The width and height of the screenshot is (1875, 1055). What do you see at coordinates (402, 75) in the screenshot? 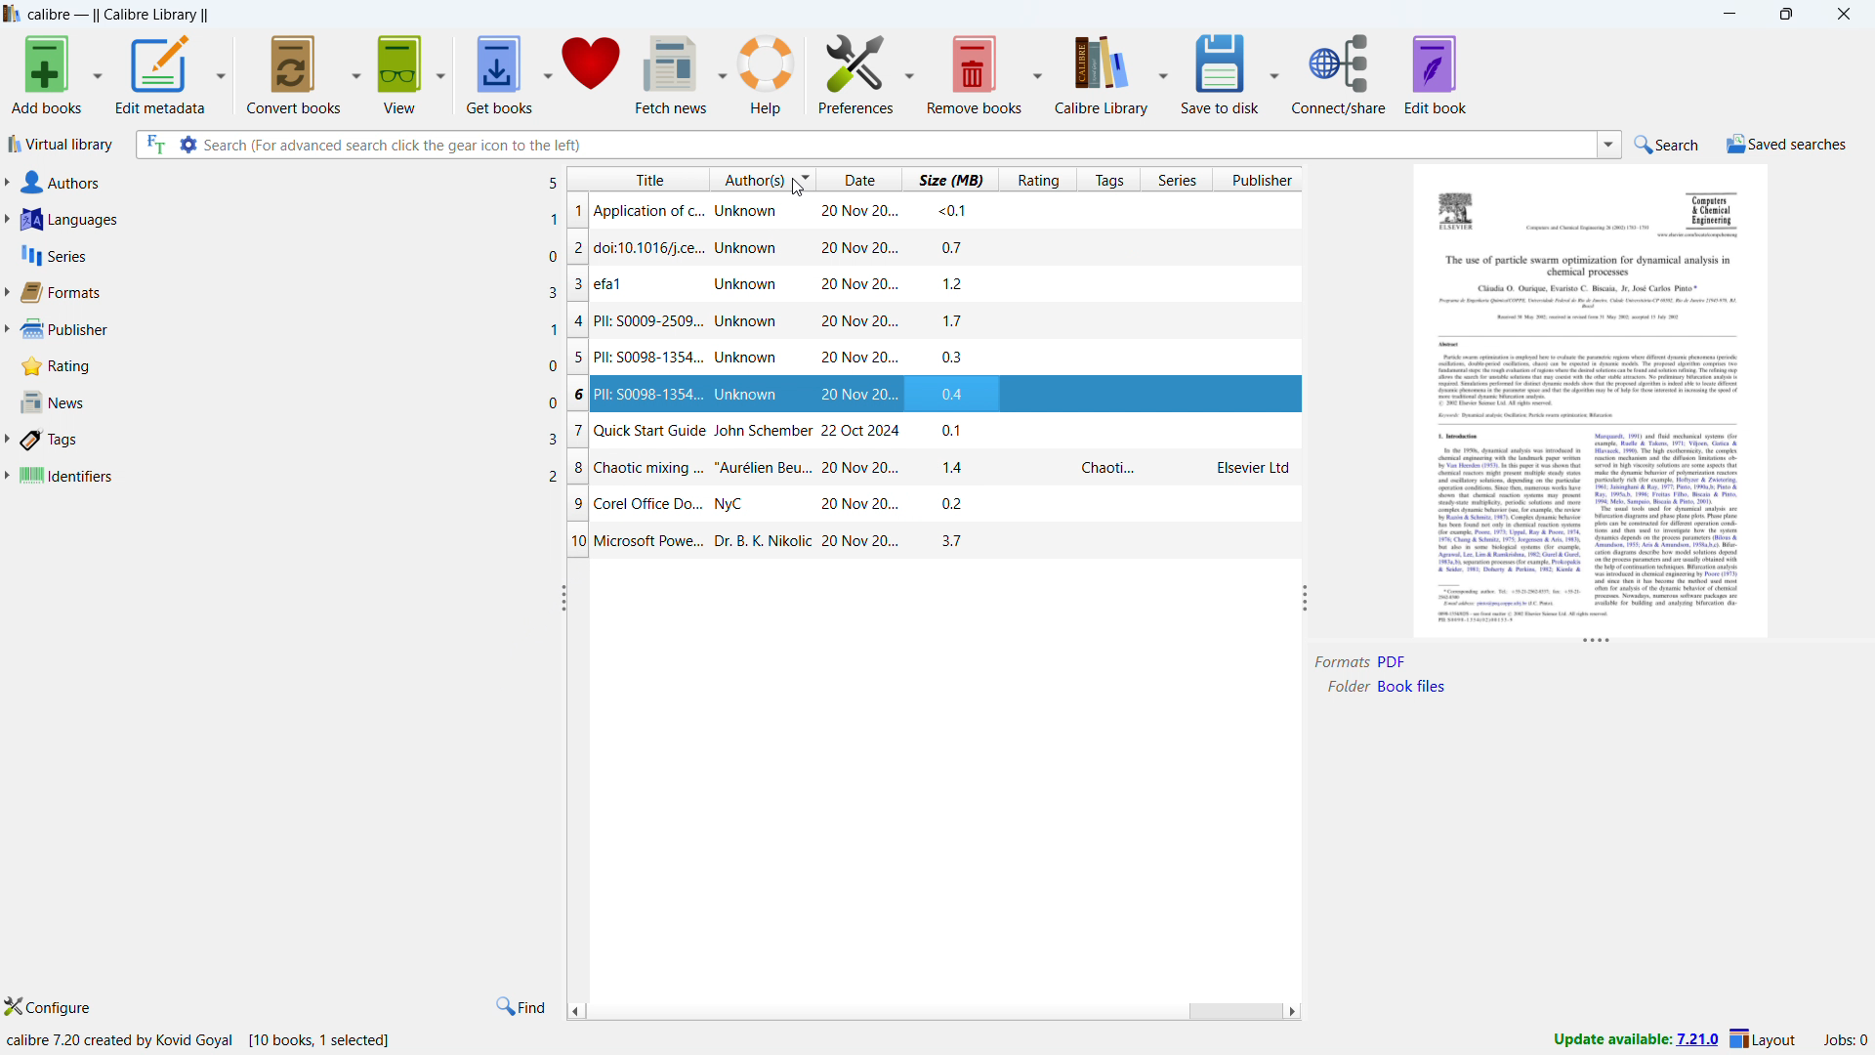
I see `view` at bounding box center [402, 75].